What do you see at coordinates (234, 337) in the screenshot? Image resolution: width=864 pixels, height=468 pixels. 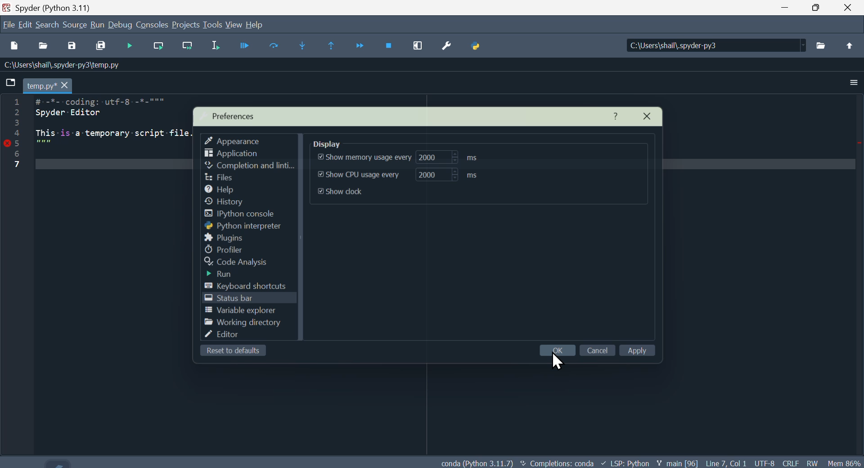 I see `Editor` at bounding box center [234, 337].